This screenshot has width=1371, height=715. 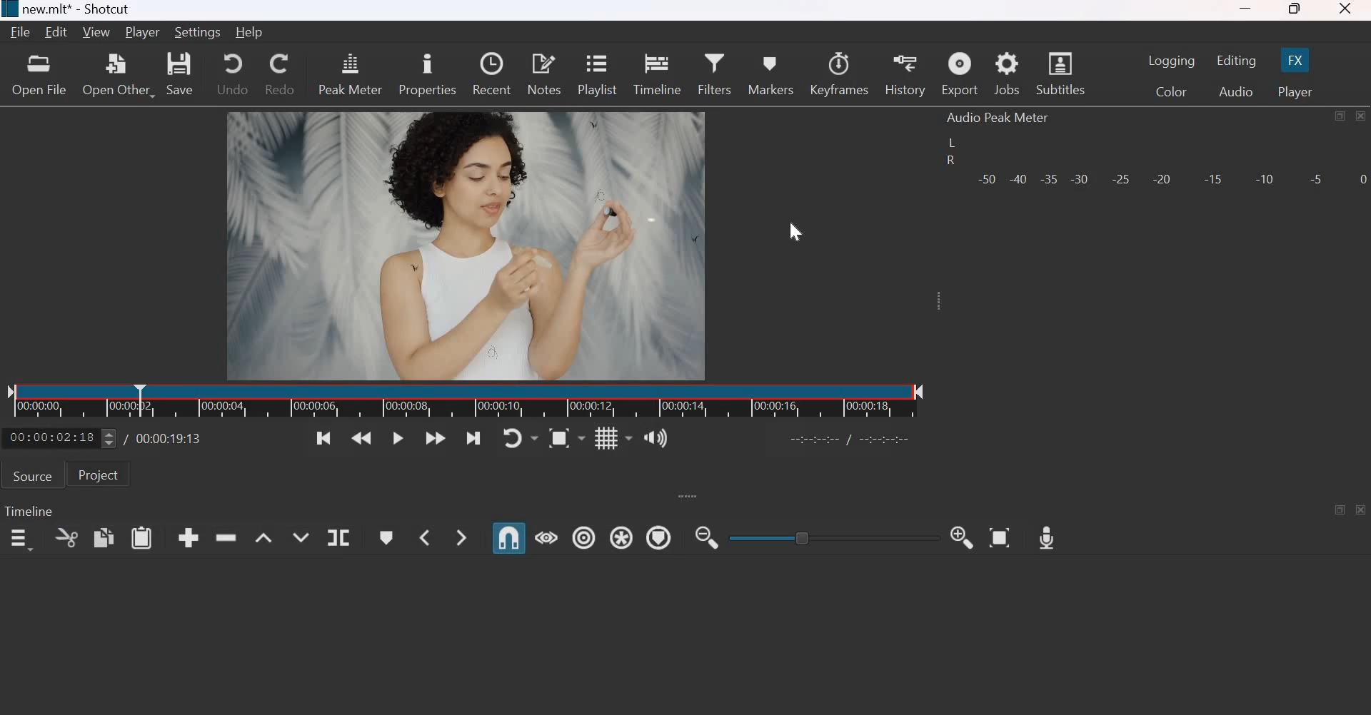 What do you see at coordinates (795, 236) in the screenshot?
I see `cursor` at bounding box center [795, 236].